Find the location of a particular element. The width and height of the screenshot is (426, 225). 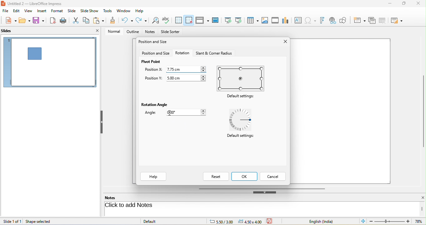

image is located at coordinates (265, 20).